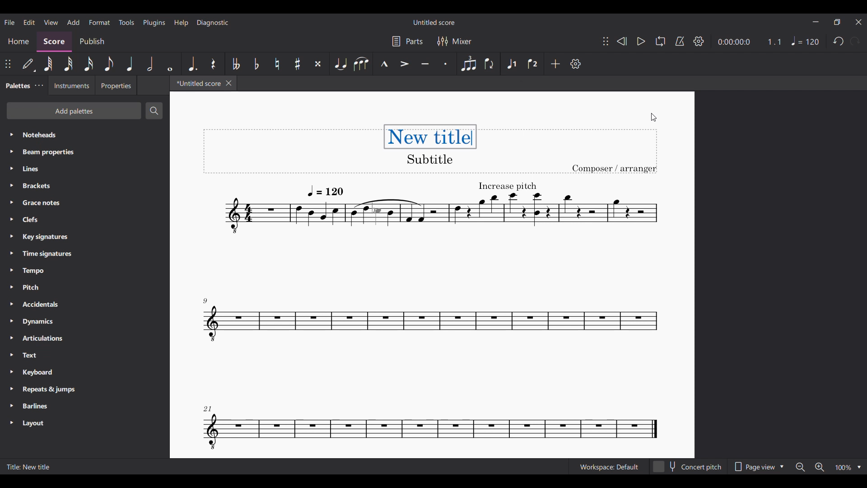  What do you see at coordinates (130, 64) in the screenshot?
I see `Quarter note` at bounding box center [130, 64].